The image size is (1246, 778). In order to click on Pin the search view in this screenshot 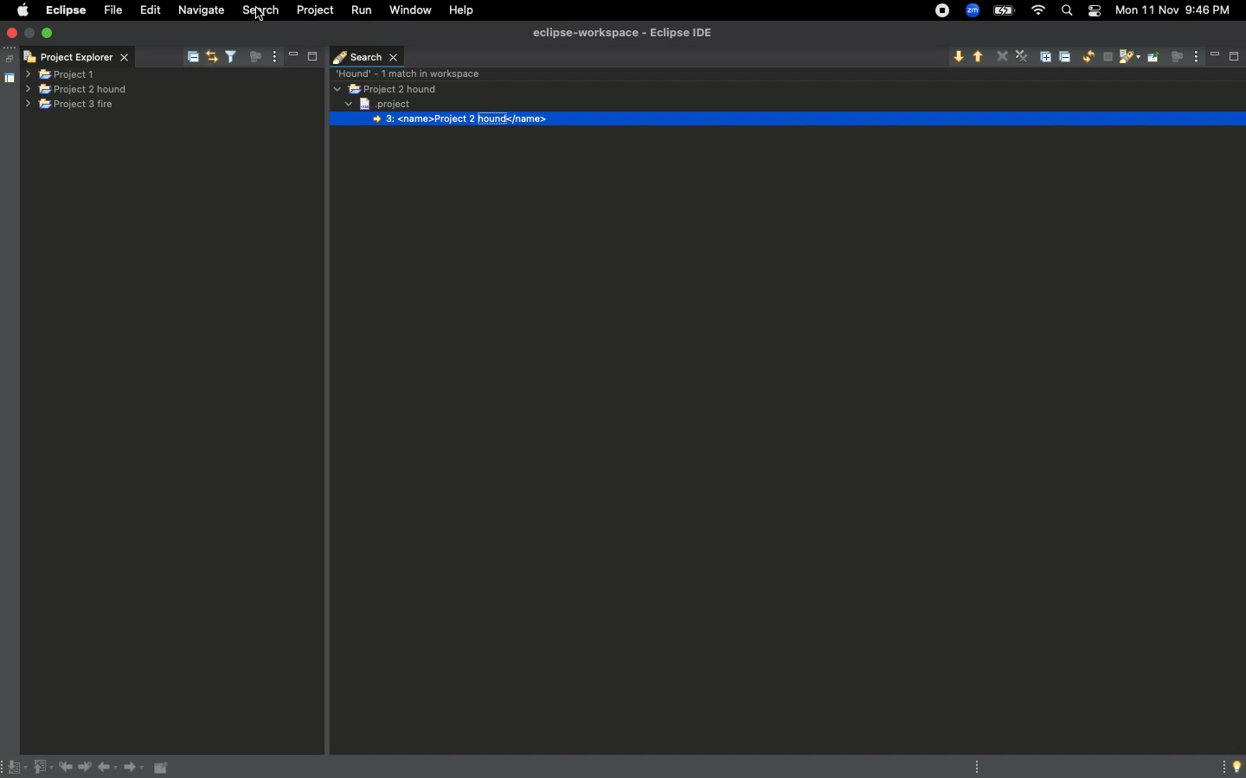, I will do `click(1153, 63)`.